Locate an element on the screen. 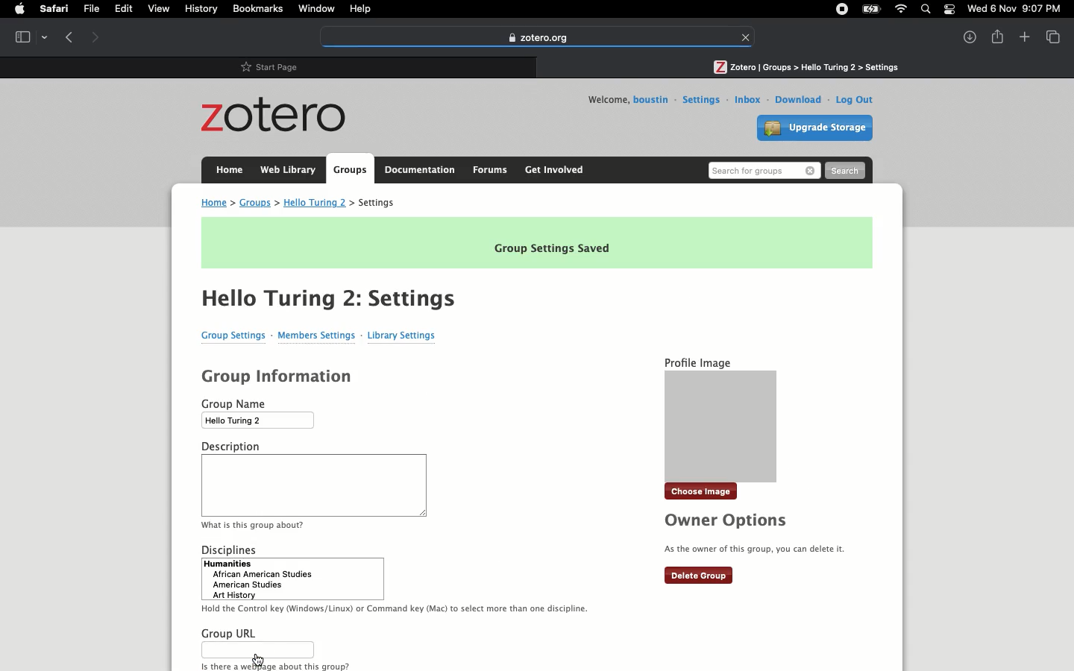 The image size is (1074, 671). Library settings is located at coordinates (402, 335).